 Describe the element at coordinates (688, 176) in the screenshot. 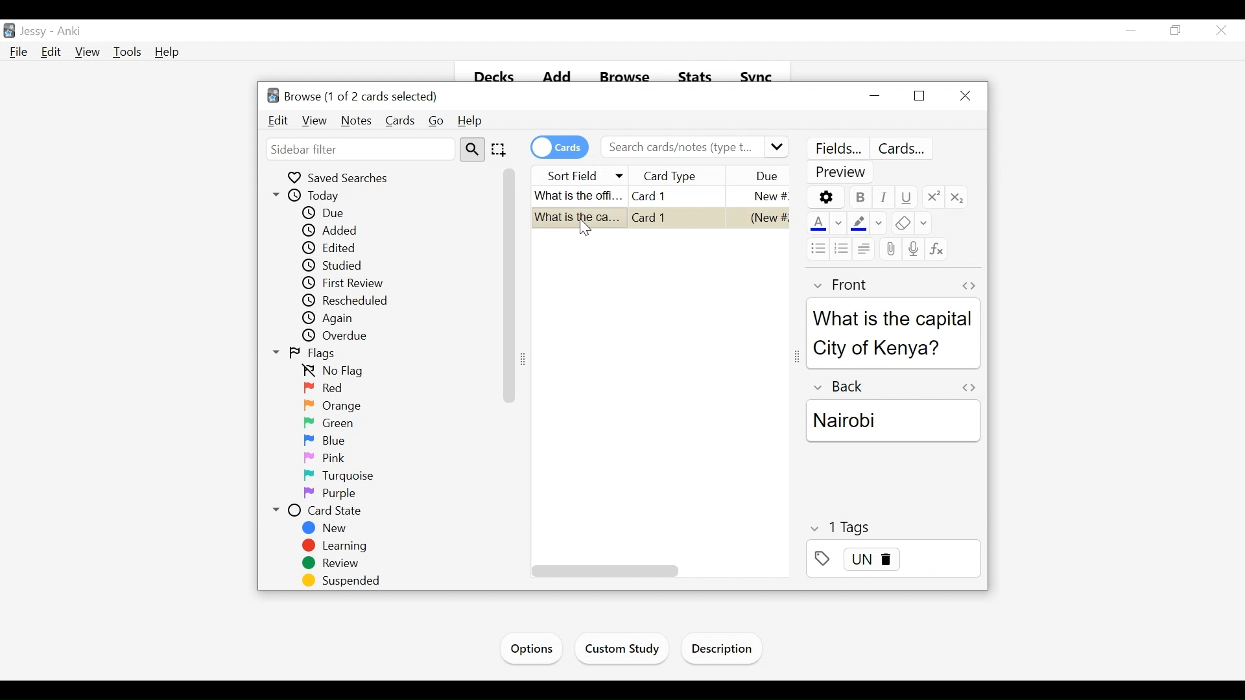

I see `Card Type` at that location.